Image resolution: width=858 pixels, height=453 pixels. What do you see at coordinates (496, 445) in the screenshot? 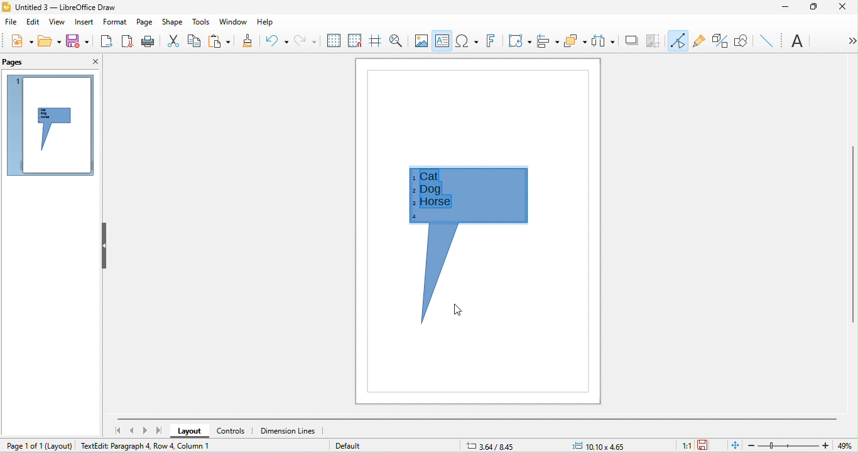
I see `3.64/8.45` at bounding box center [496, 445].